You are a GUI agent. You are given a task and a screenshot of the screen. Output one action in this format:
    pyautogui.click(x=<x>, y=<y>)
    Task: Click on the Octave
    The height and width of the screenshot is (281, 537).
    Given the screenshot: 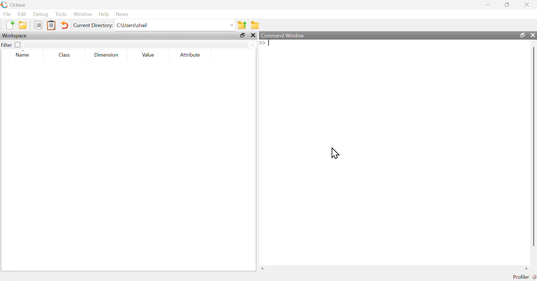 What is the action you would take?
    pyautogui.click(x=18, y=5)
    